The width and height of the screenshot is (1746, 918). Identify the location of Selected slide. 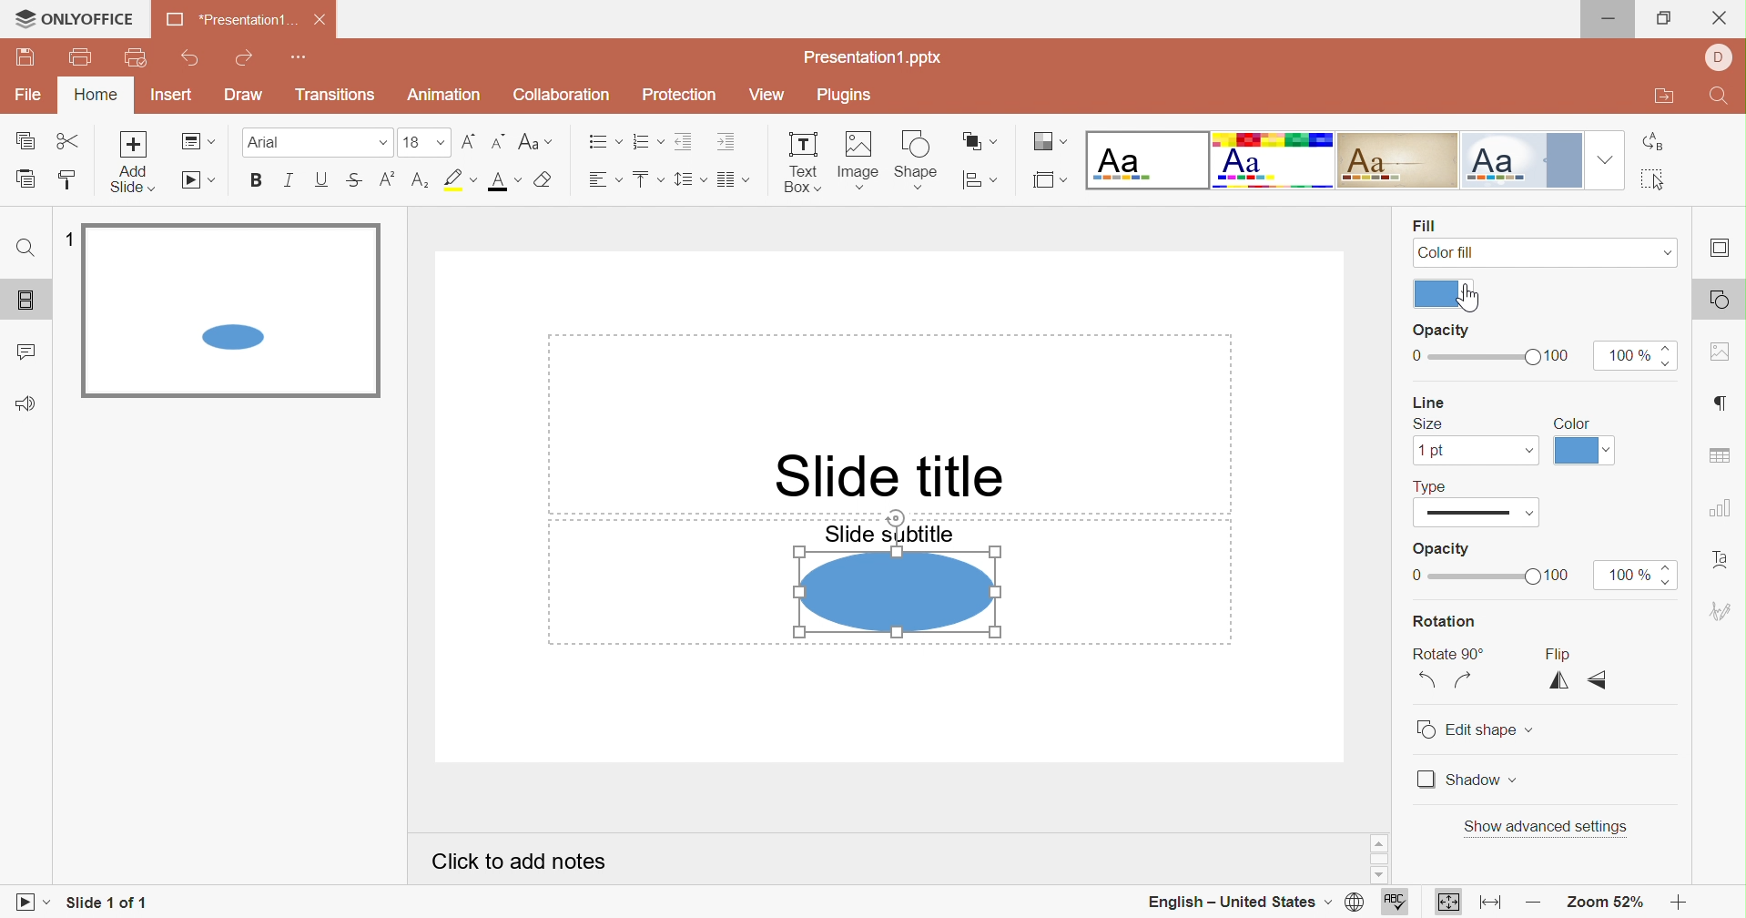
(231, 311).